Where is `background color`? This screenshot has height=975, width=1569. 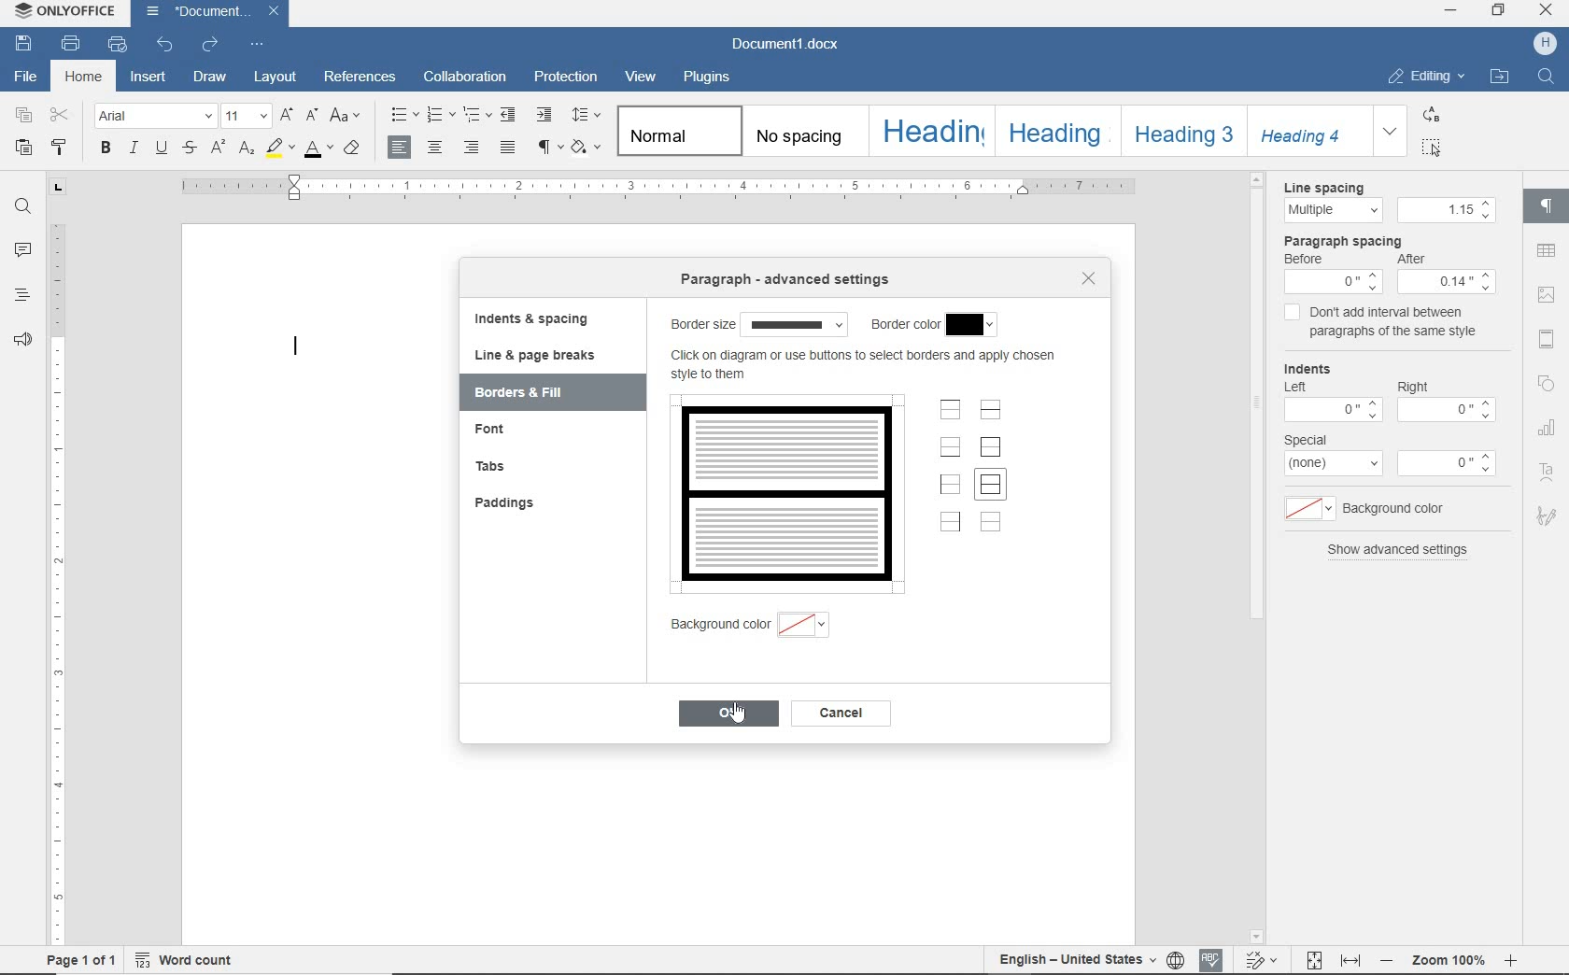 background color is located at coordinates (1385, 511).